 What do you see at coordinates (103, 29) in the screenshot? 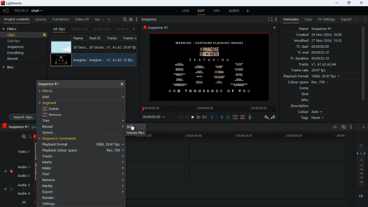
I see `audio only` at bounding box center [103, 29].